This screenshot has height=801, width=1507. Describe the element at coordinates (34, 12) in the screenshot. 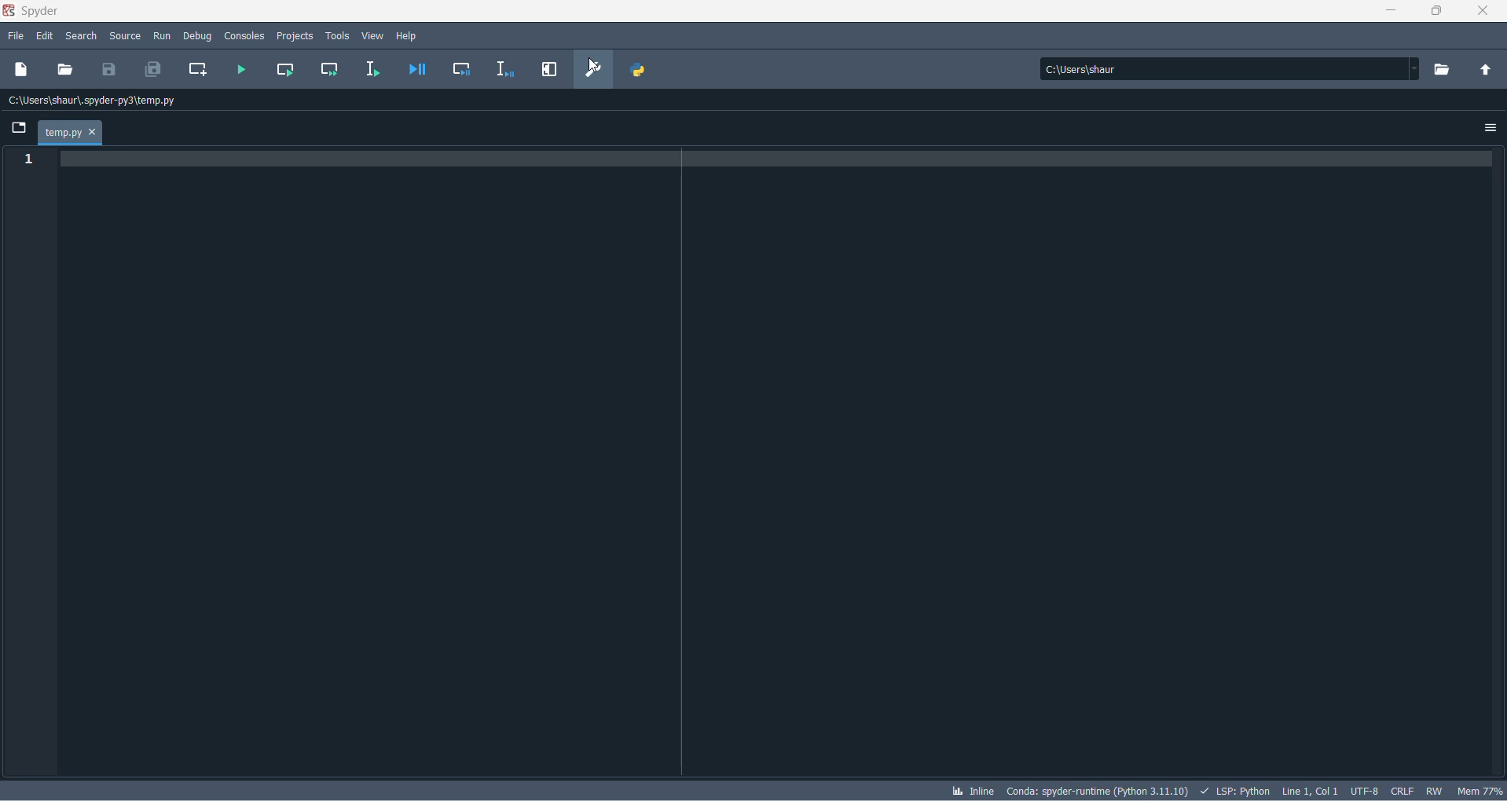

I see `spyder application name` at that location.